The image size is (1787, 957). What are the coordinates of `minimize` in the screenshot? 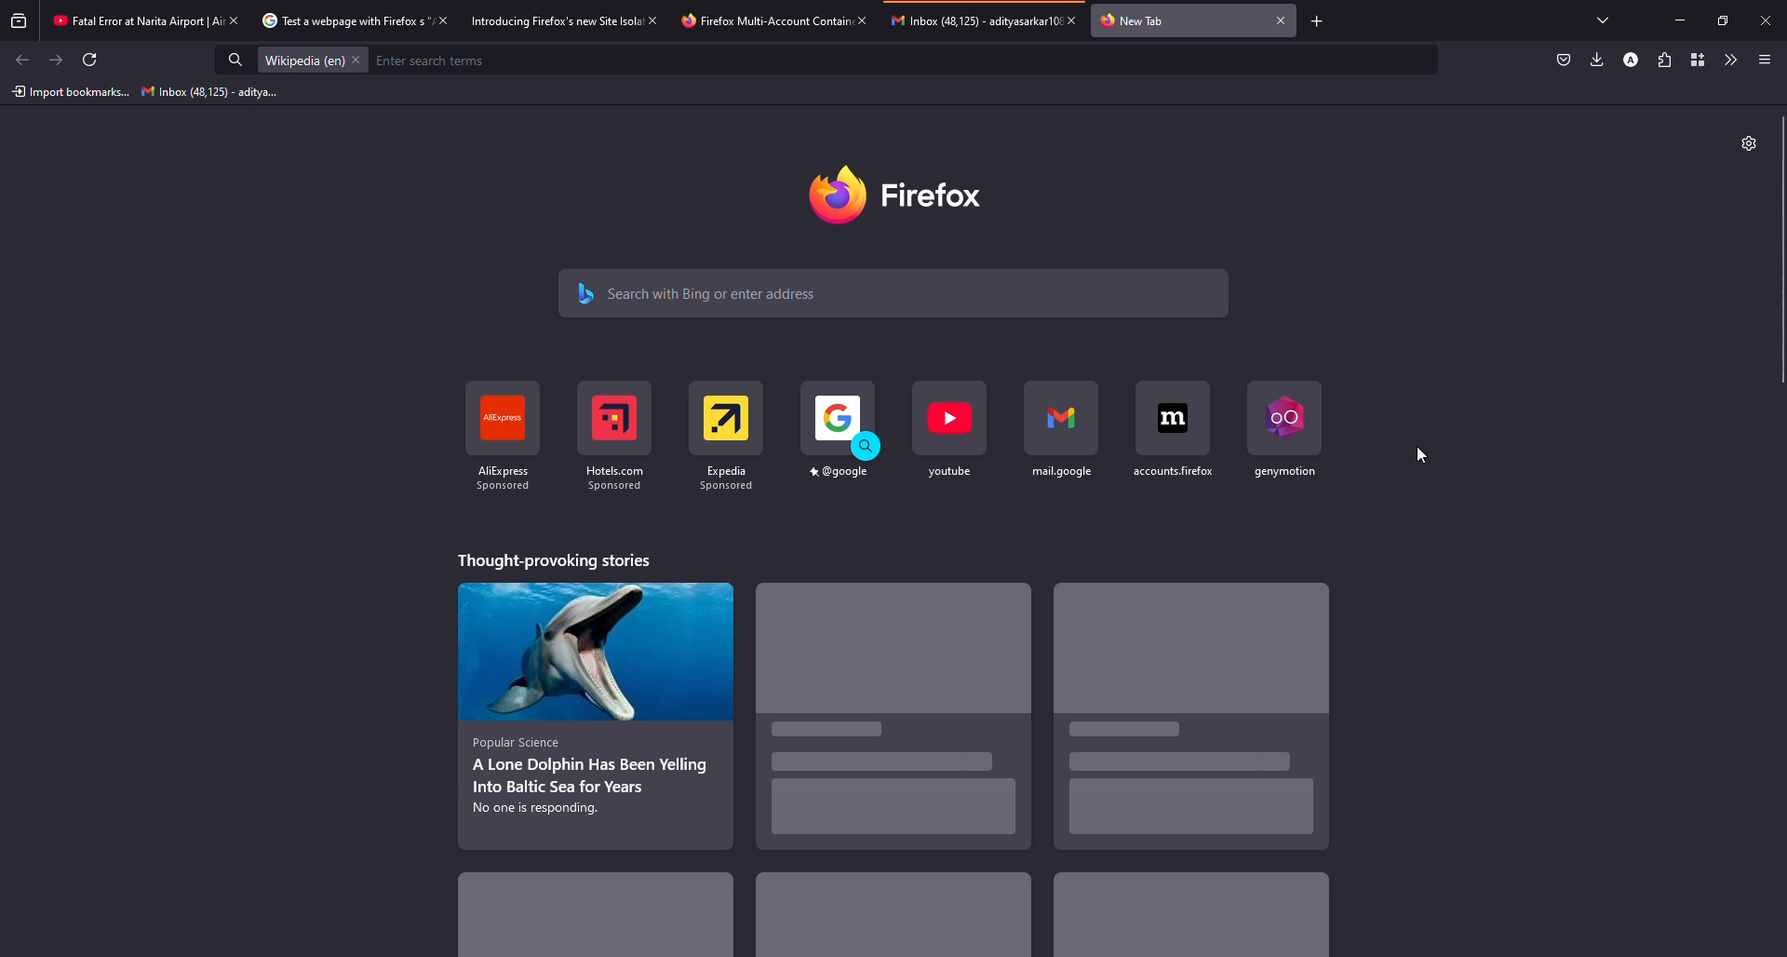 It's located at (1680, 20).